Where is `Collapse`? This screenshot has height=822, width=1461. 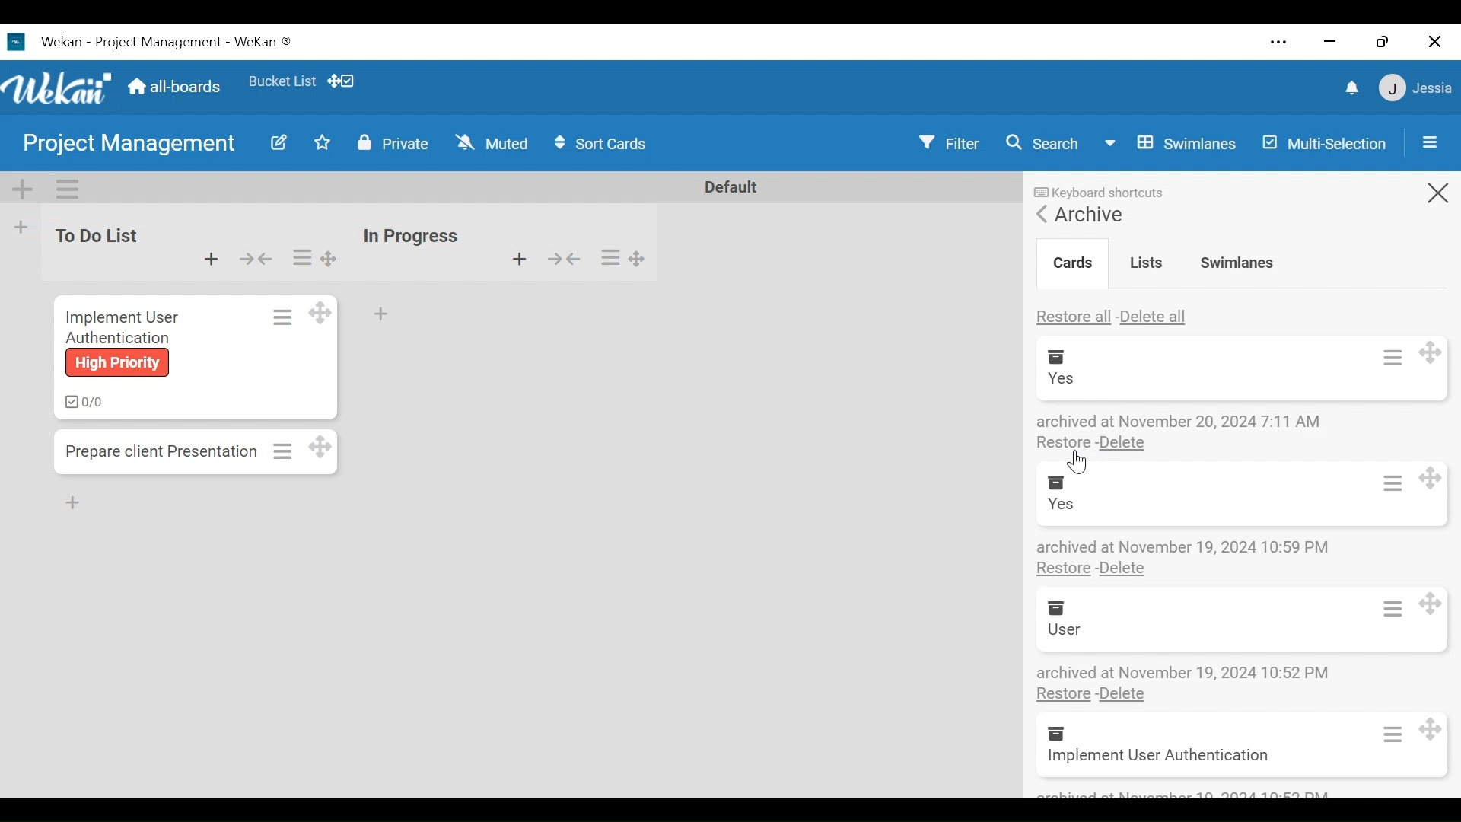
Collapse is located at coordinates (256, 259).